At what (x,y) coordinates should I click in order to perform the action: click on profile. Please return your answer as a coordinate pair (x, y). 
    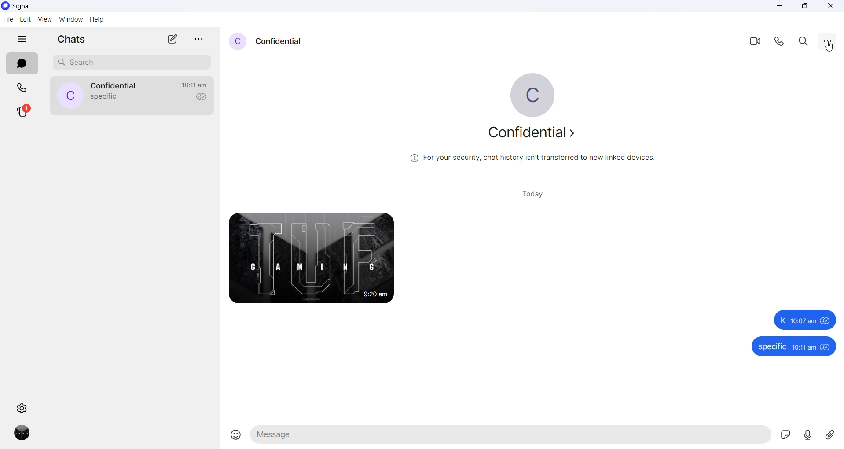
    Looking at the image, I should click on (23, 433).